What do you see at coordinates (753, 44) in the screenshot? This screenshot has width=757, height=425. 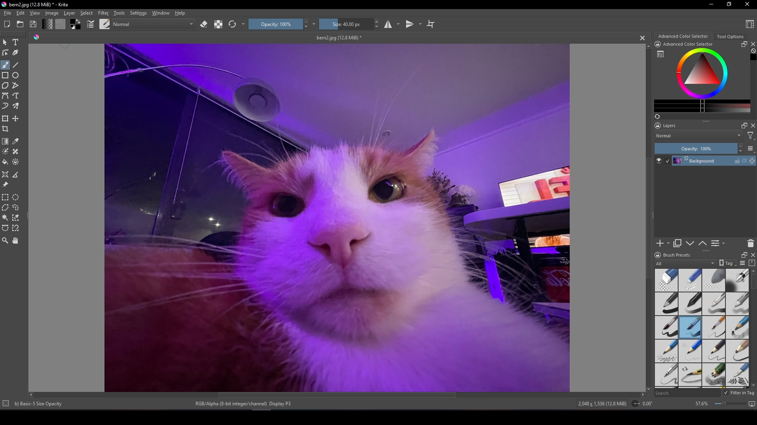 I see `Close docker` at bounding box center [753, 44].